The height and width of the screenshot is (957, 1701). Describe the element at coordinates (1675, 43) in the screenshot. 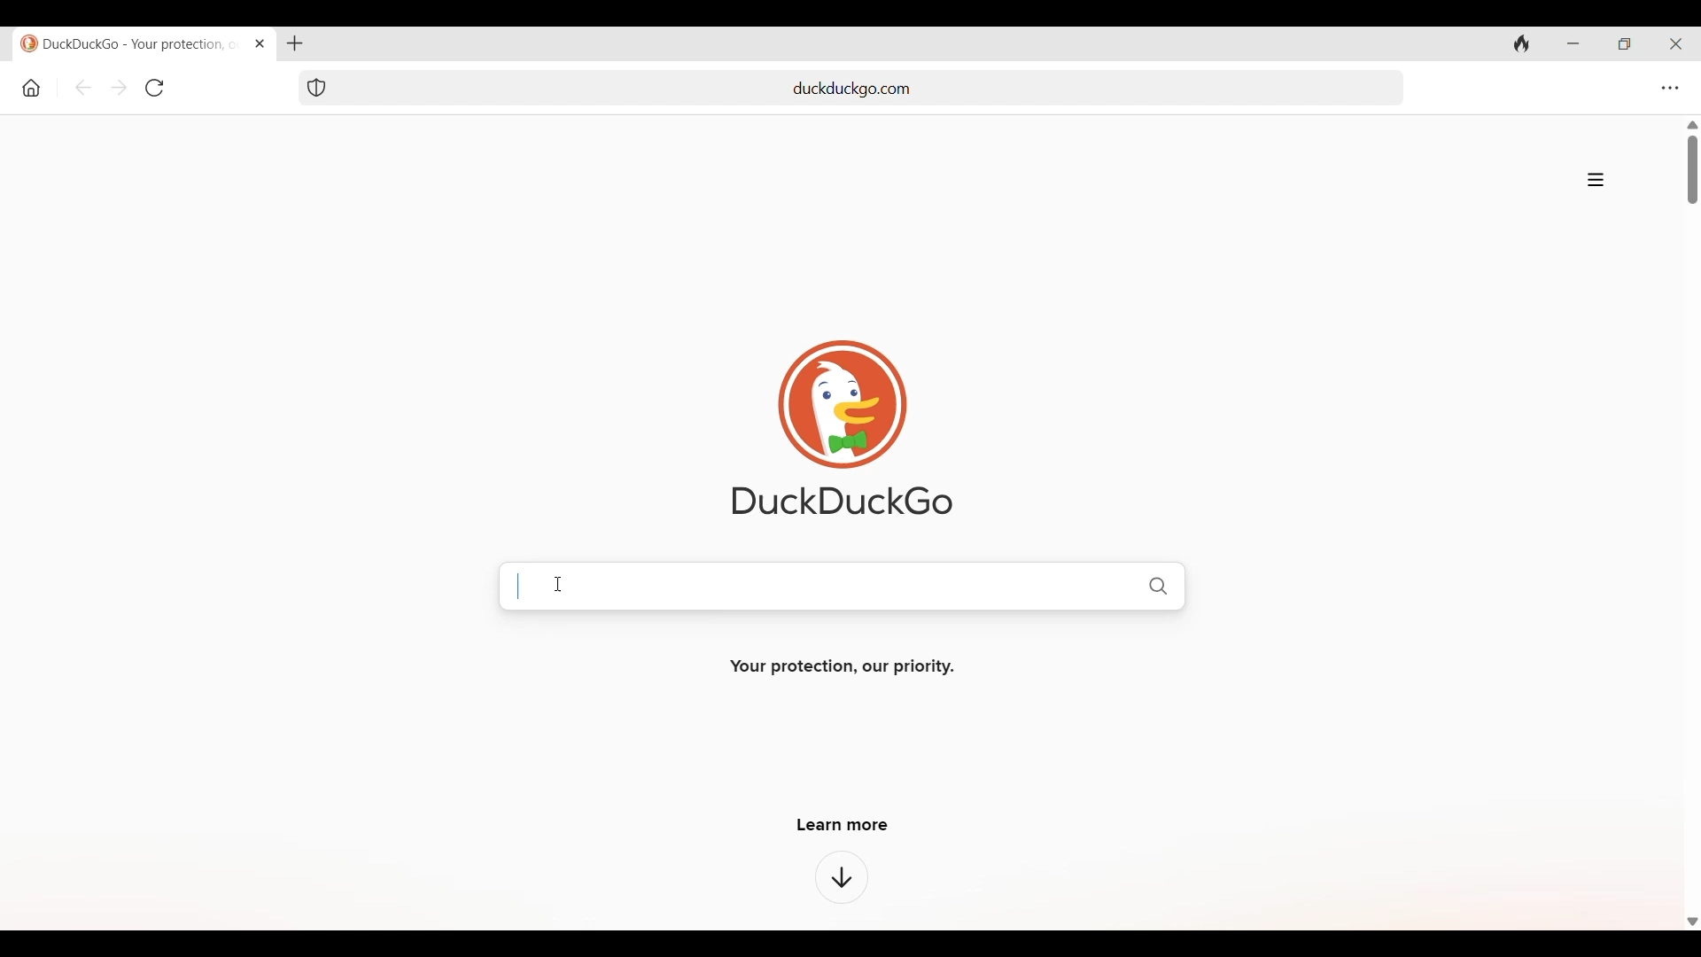

I see `Close interface` at that location.